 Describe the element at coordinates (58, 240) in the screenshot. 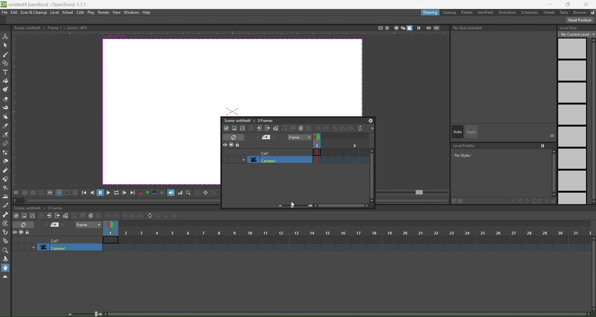

I see `col1` at that location.